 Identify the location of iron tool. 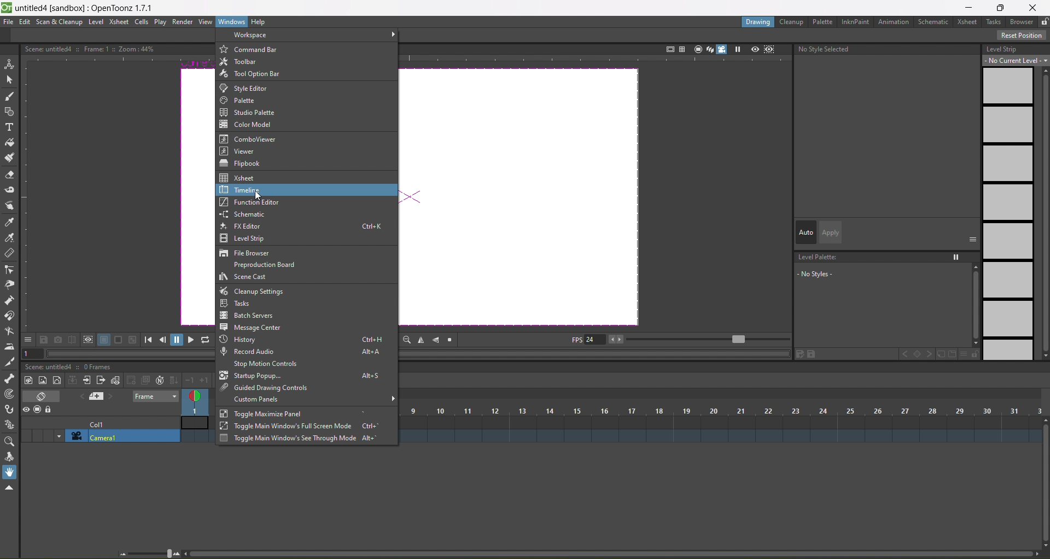
(9, 347).